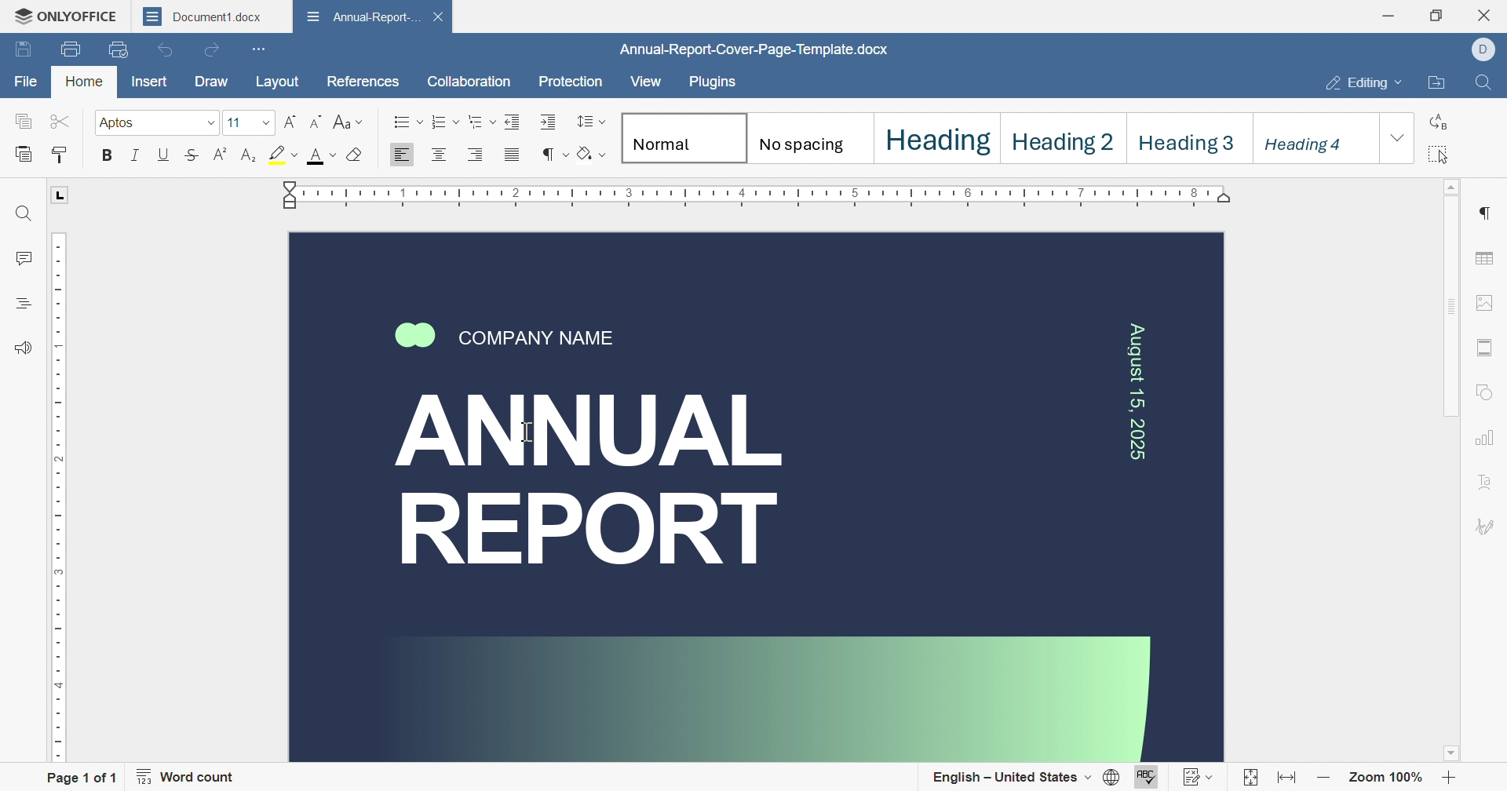  I want to click on print, so click(69, 47).